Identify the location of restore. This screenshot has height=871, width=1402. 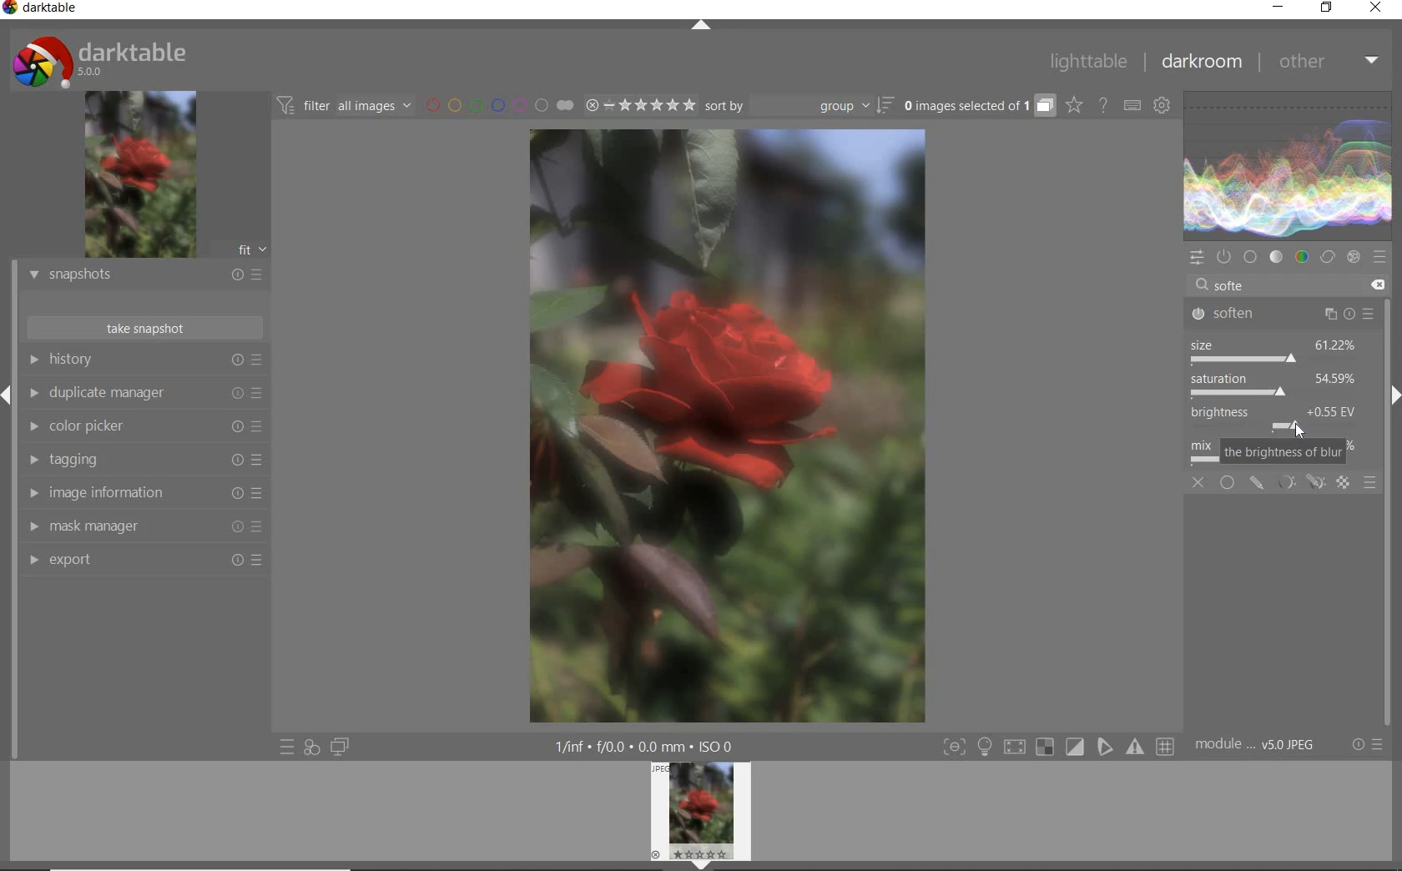
(1329, 10).